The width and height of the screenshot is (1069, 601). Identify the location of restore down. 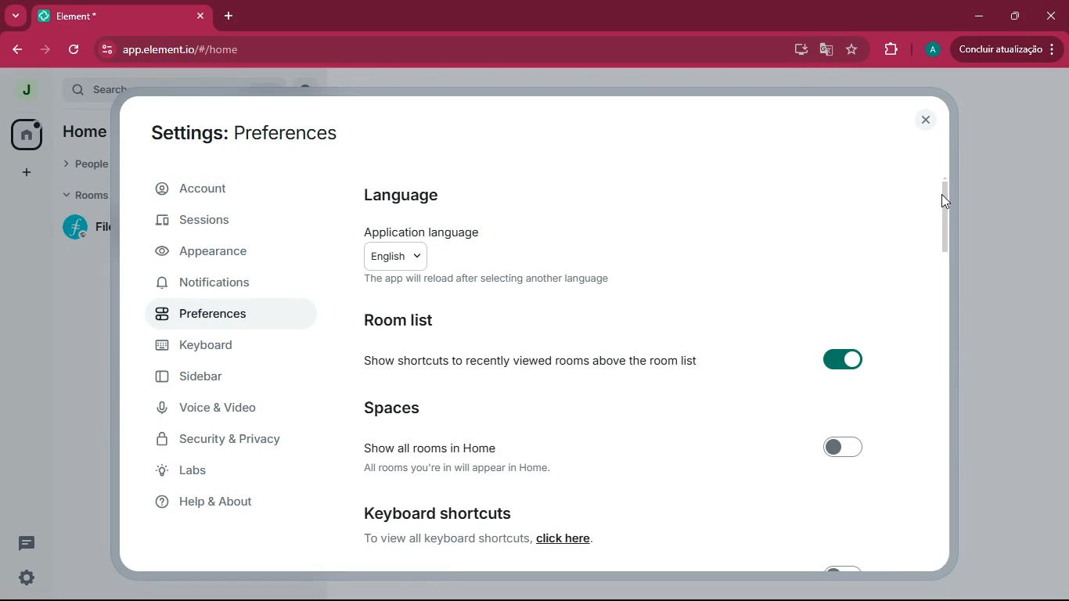
(1013, 16).